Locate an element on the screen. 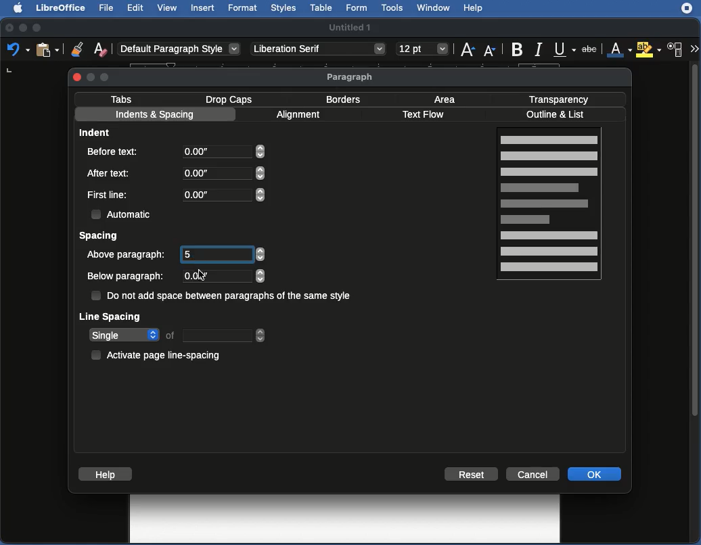  Do not add space between paragraphs of the same style is located at coordinates (223, 297).